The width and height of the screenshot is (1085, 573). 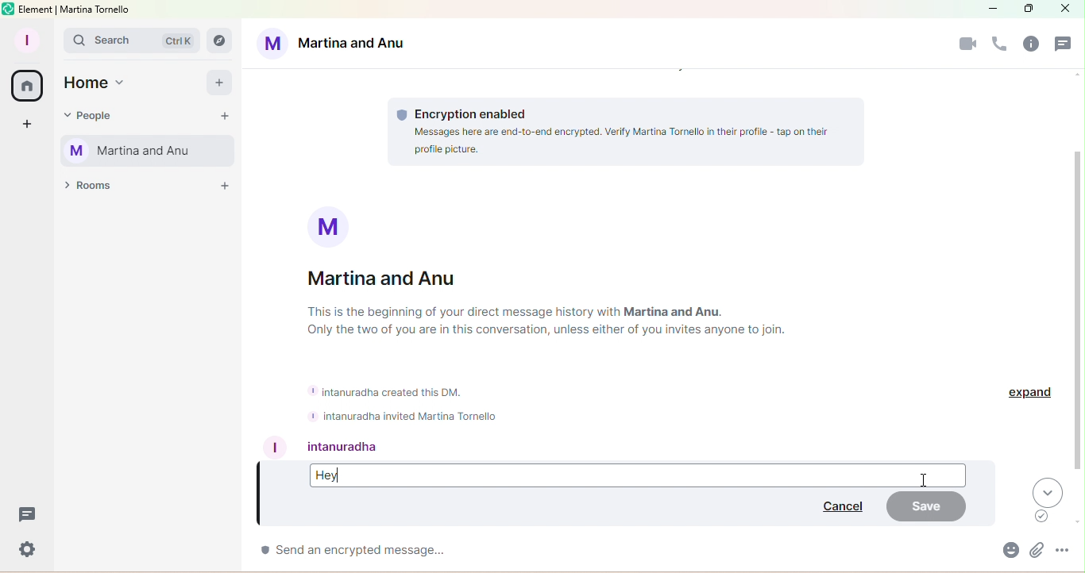 I want to click on Call, so click(x=1001, y=44).